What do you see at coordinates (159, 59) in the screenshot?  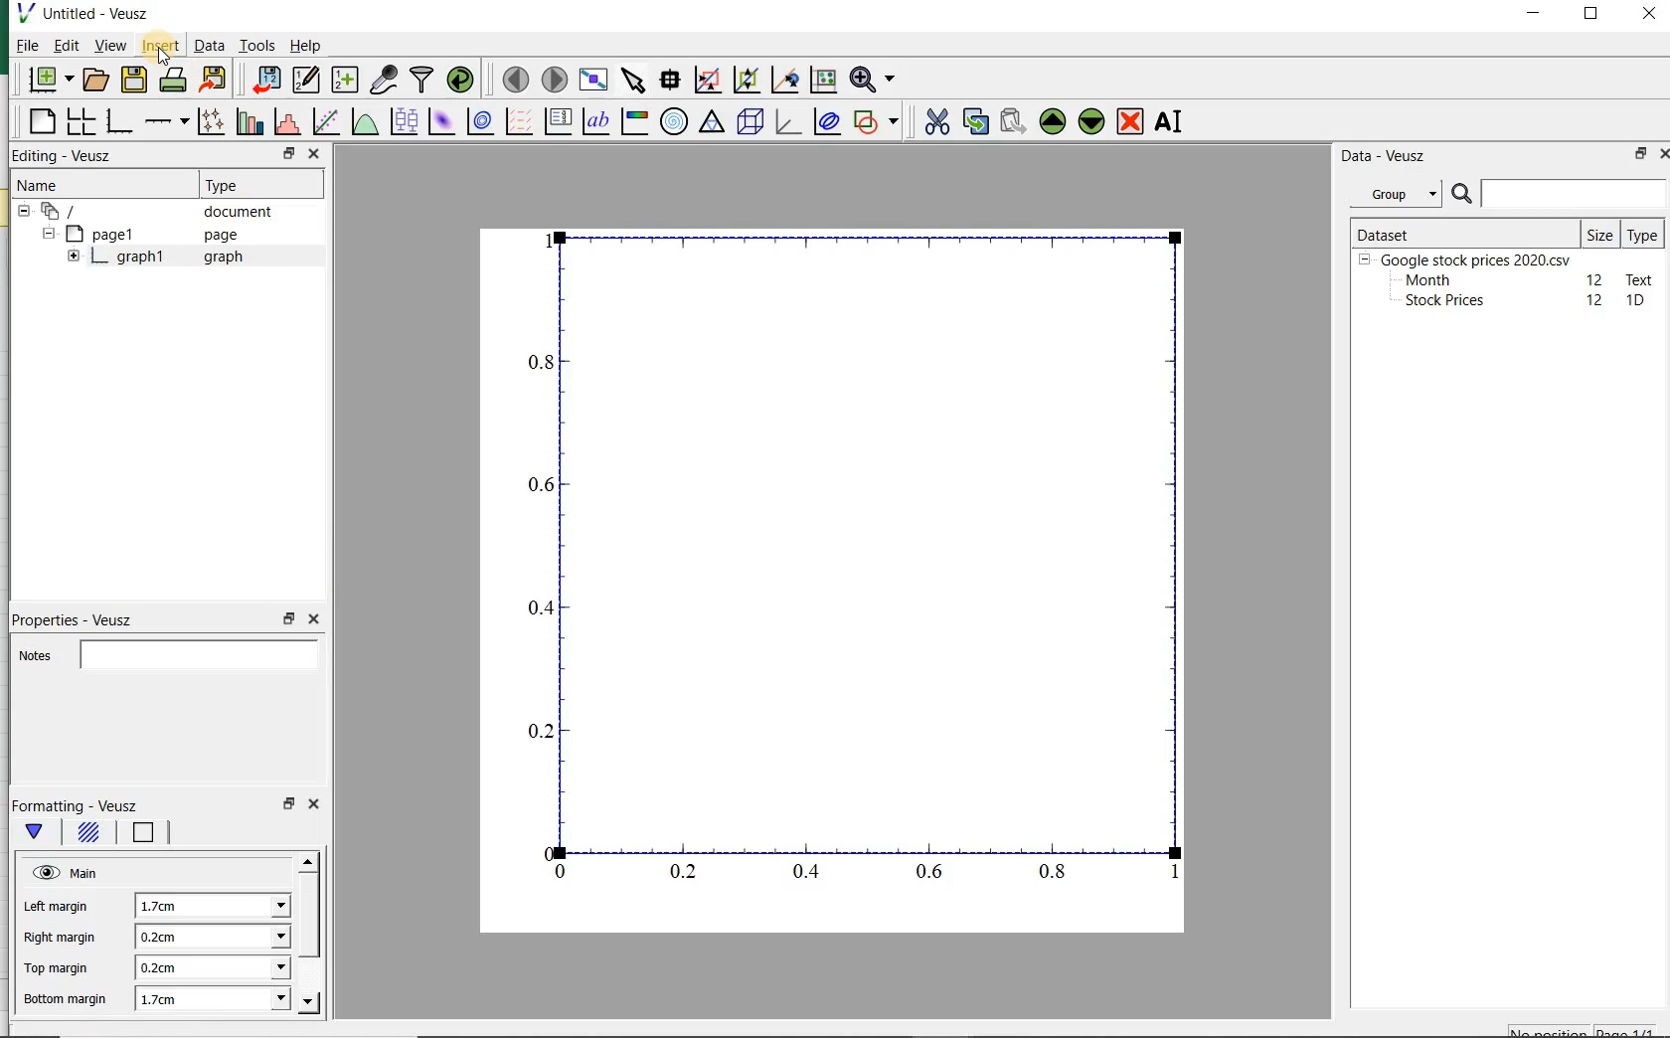 I see `cursor` at bounding box center [159, 59].